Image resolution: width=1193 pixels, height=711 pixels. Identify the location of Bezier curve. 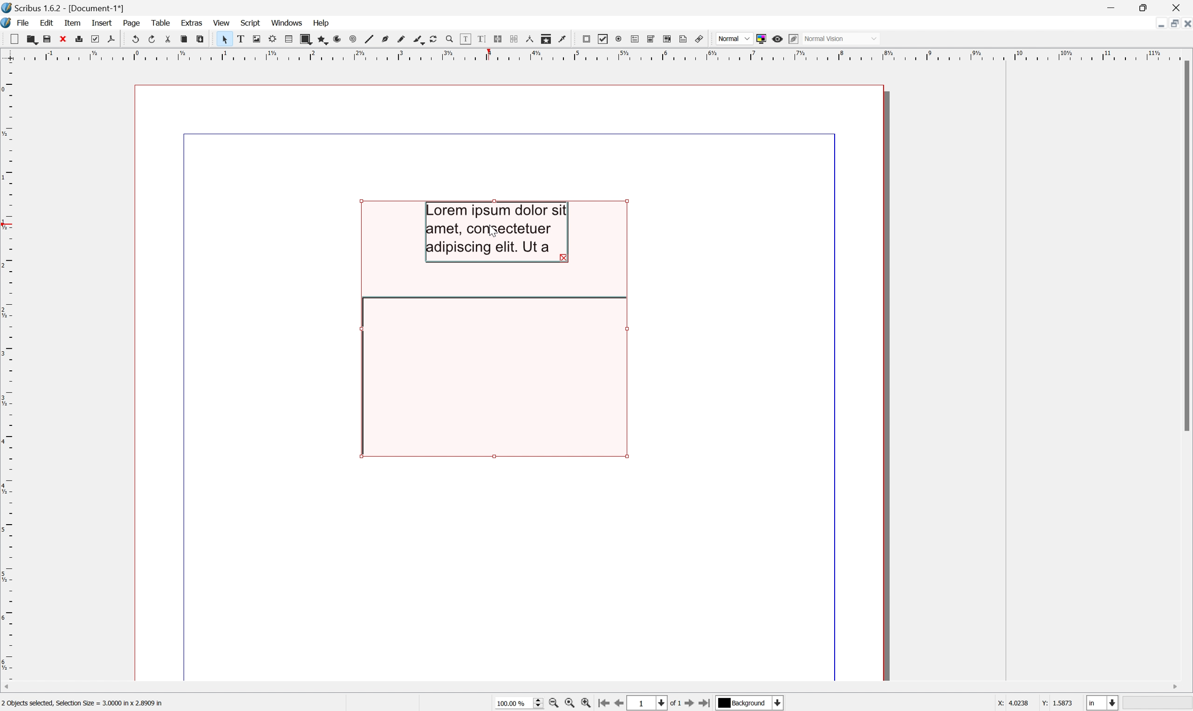
(383, 41).